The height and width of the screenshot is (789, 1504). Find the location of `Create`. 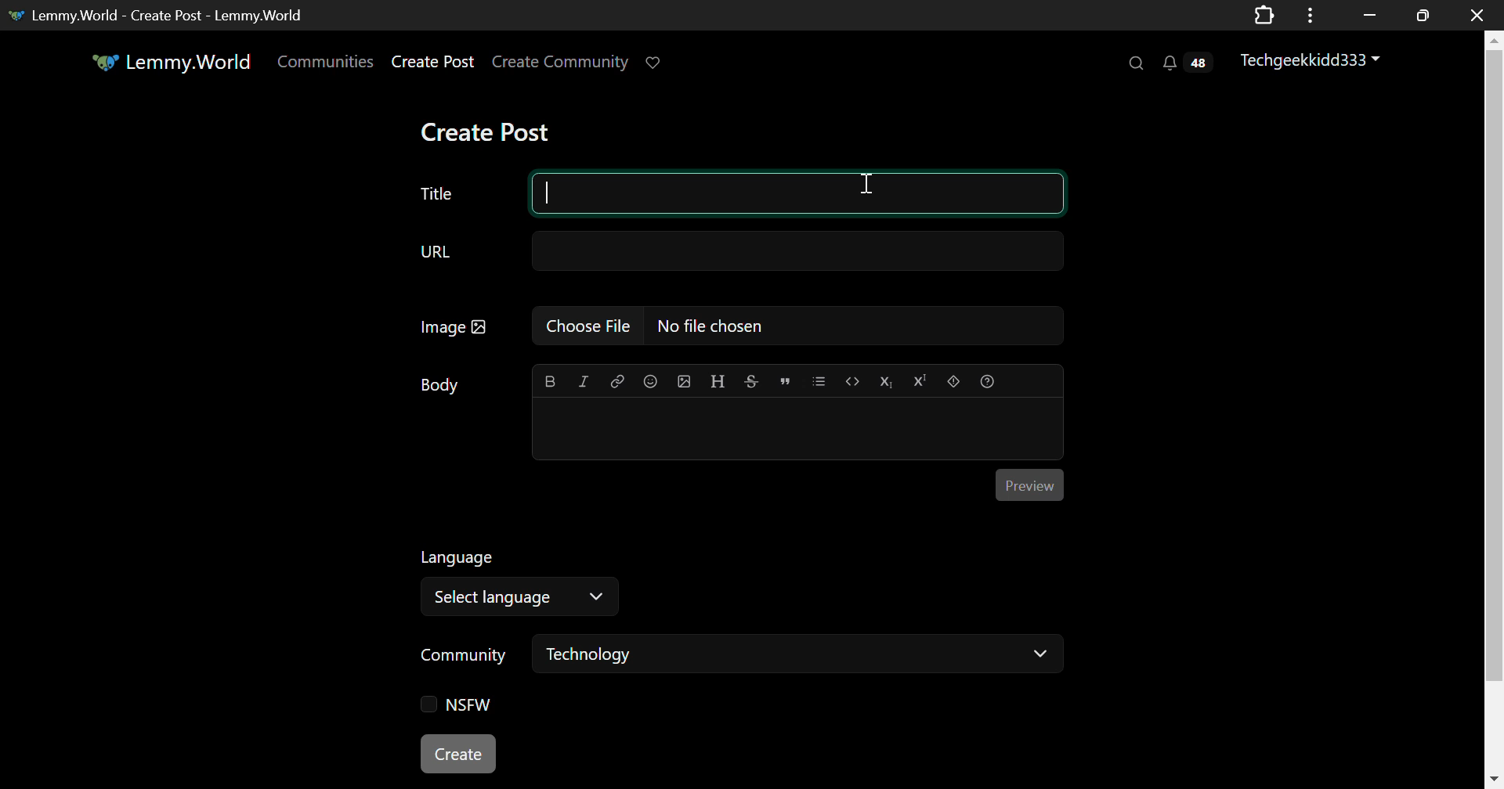

Create is located at coordinates (459, 755).